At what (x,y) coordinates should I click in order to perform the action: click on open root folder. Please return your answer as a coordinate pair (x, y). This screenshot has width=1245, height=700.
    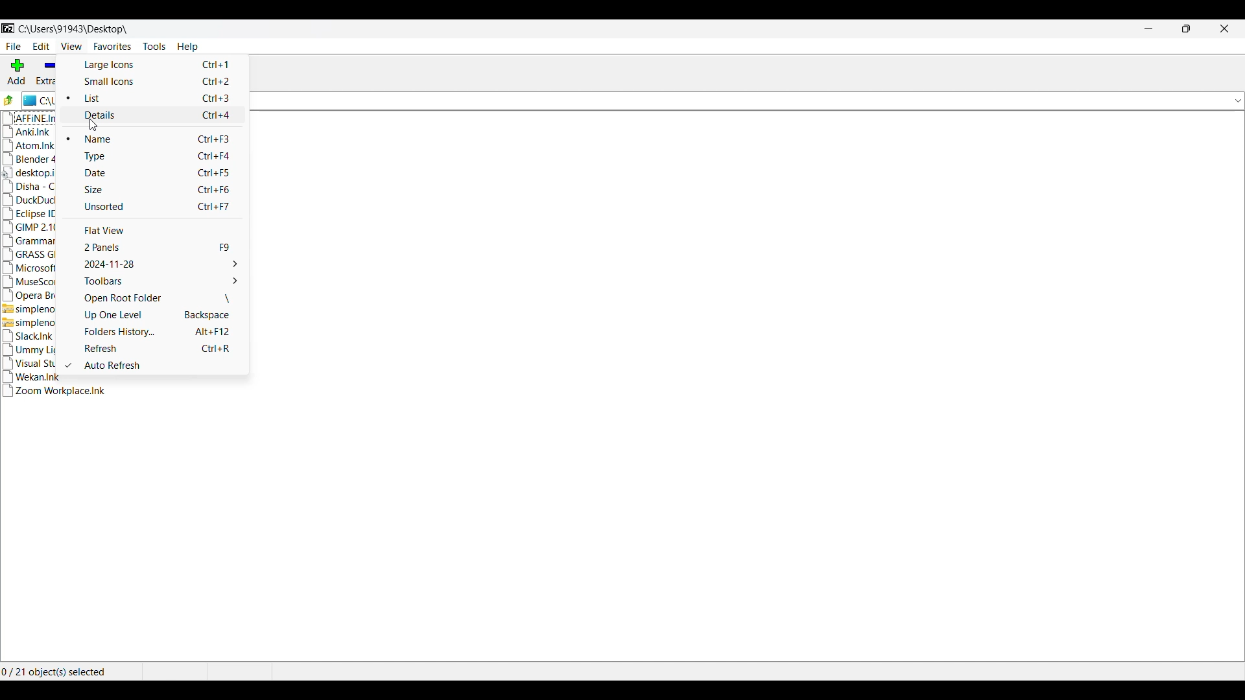
    Looking at the image, I should click on (161, 299).